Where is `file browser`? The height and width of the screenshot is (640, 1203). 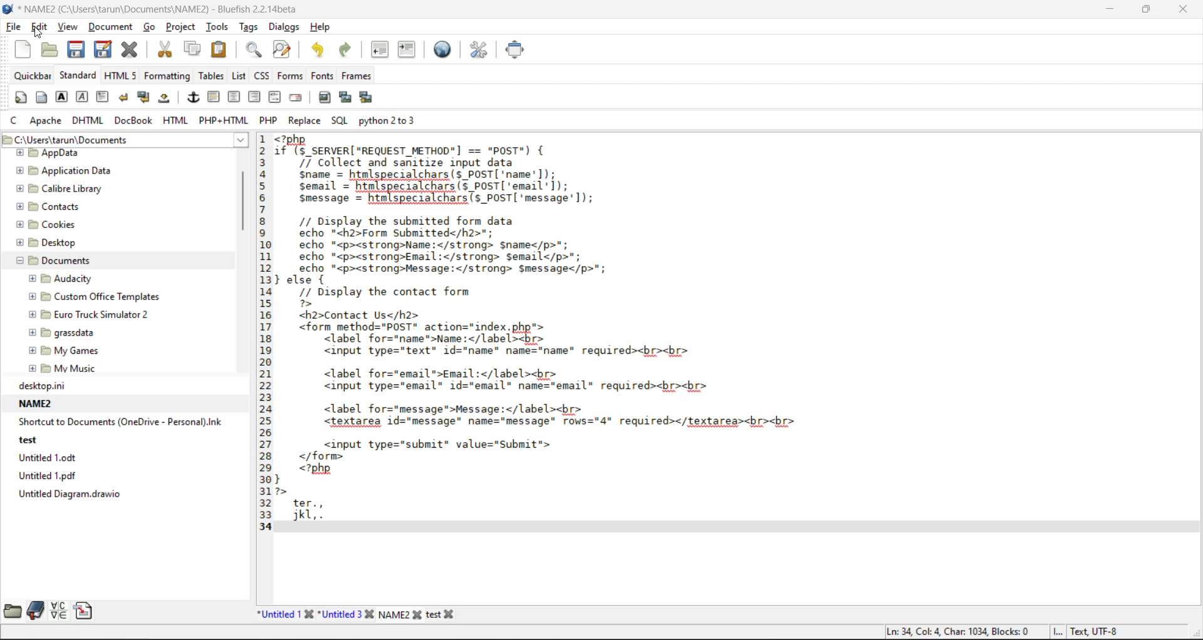
file browser is located at coordinates (9, 612).